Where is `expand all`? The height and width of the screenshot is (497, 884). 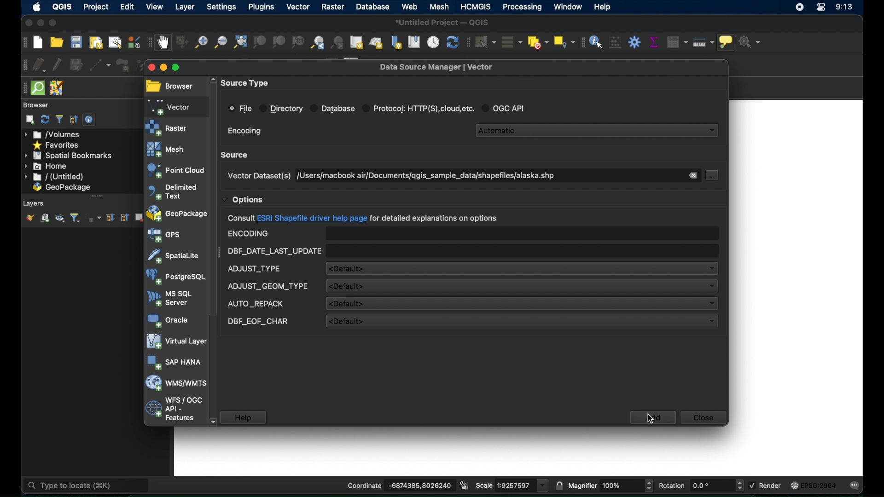 expand all is located at coordinates (110, 218).